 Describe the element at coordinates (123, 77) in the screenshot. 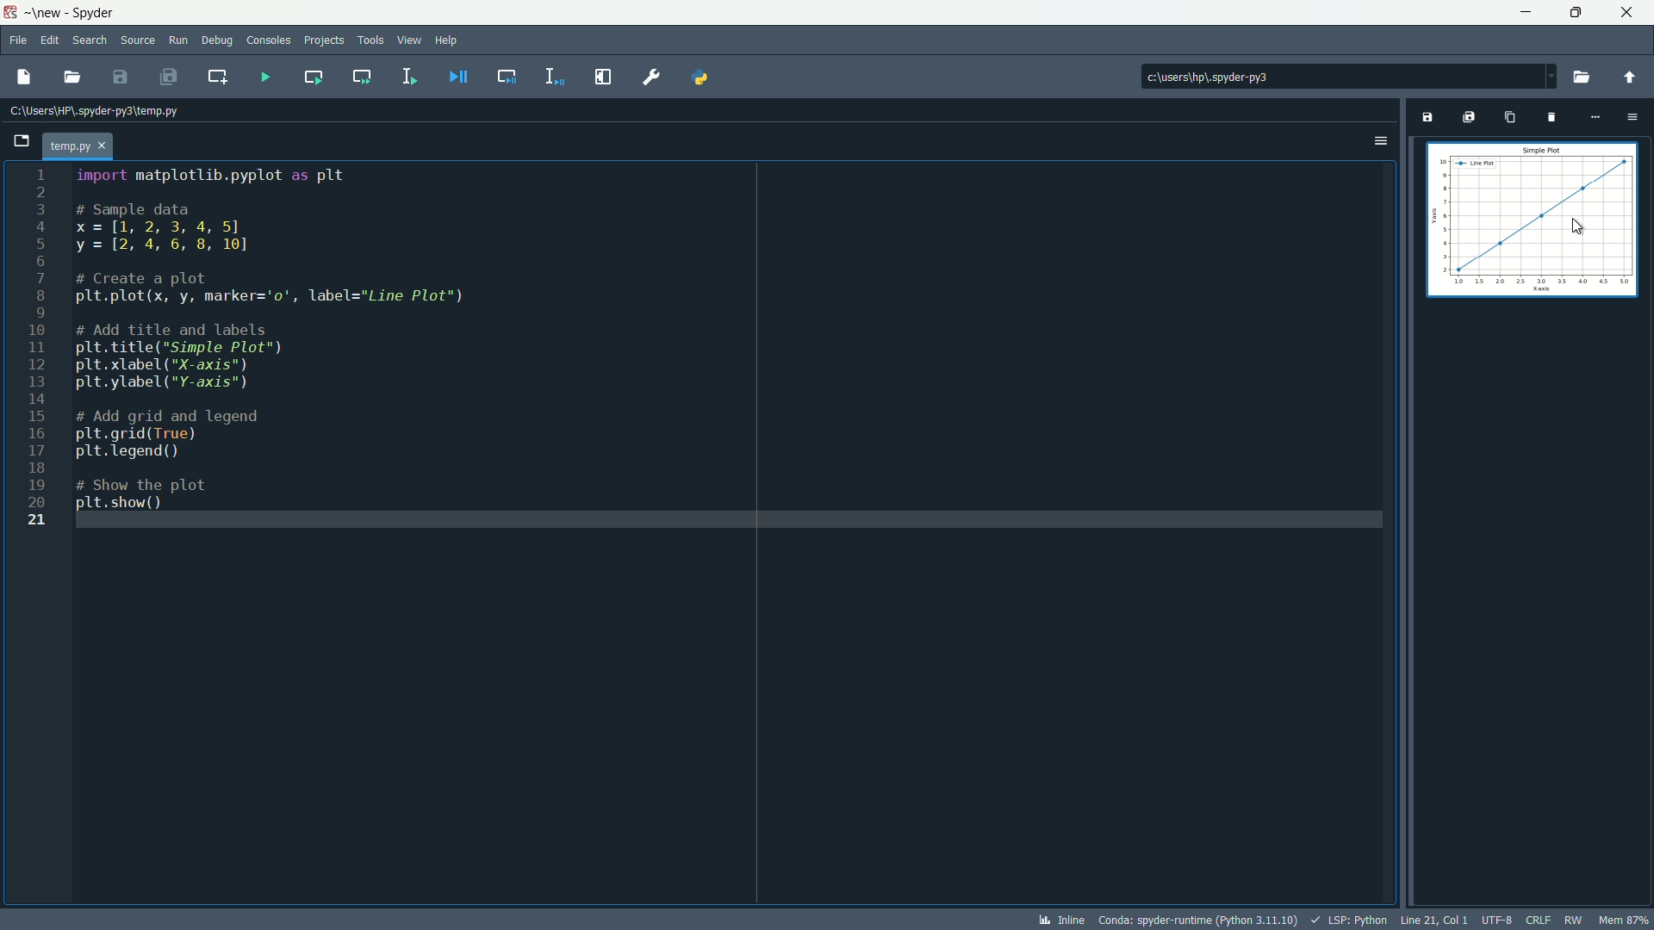

I see `save file` at that location.